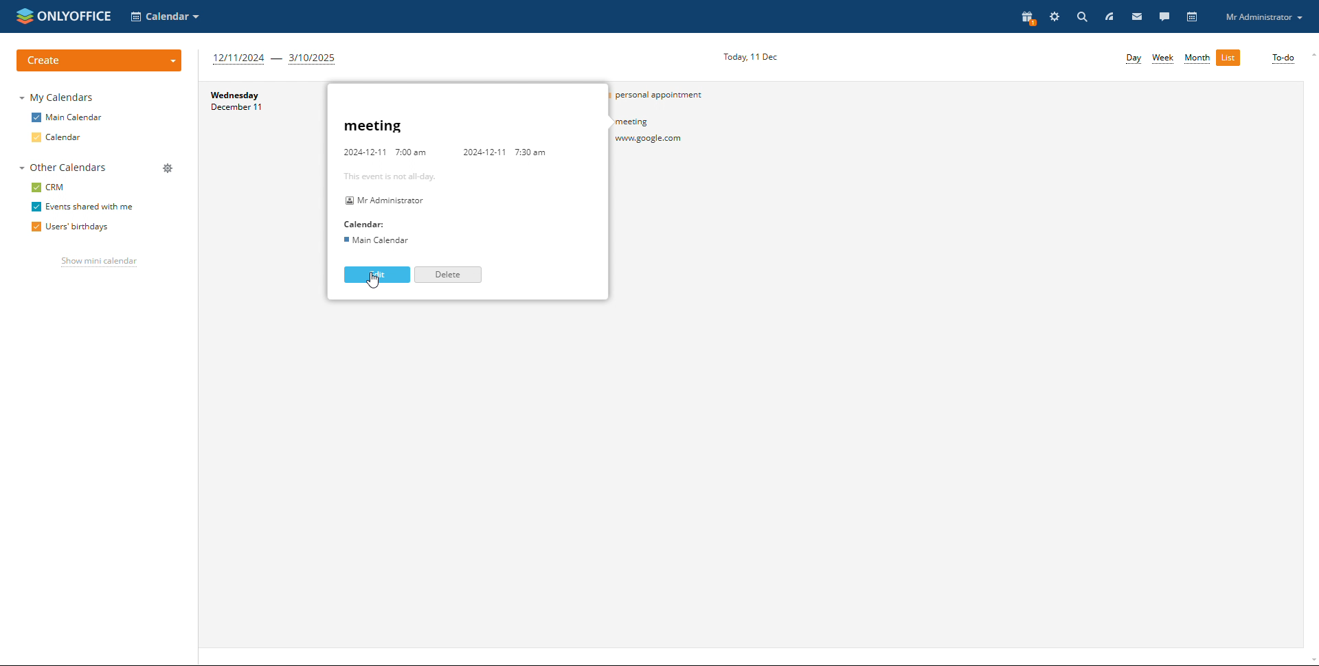  Describe the element at coordinates (276, 59) in the screenshot. I see `next three months` at that location.